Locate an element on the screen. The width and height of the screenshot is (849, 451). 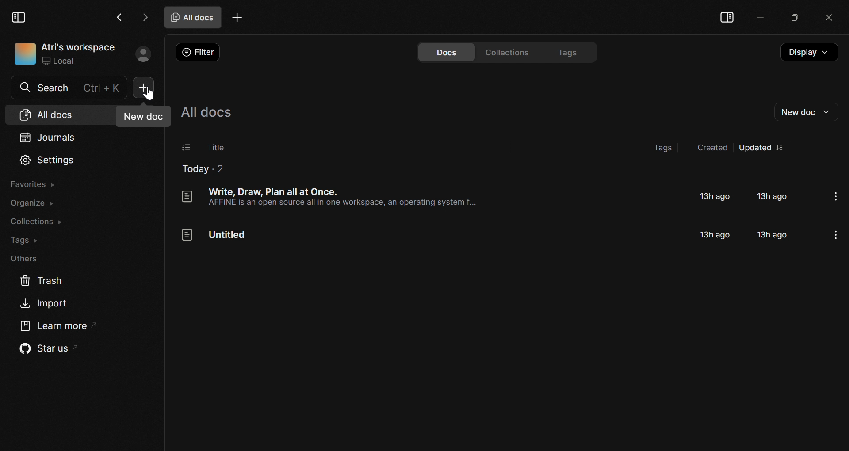
Untitled is located at coordinates (228, 235).